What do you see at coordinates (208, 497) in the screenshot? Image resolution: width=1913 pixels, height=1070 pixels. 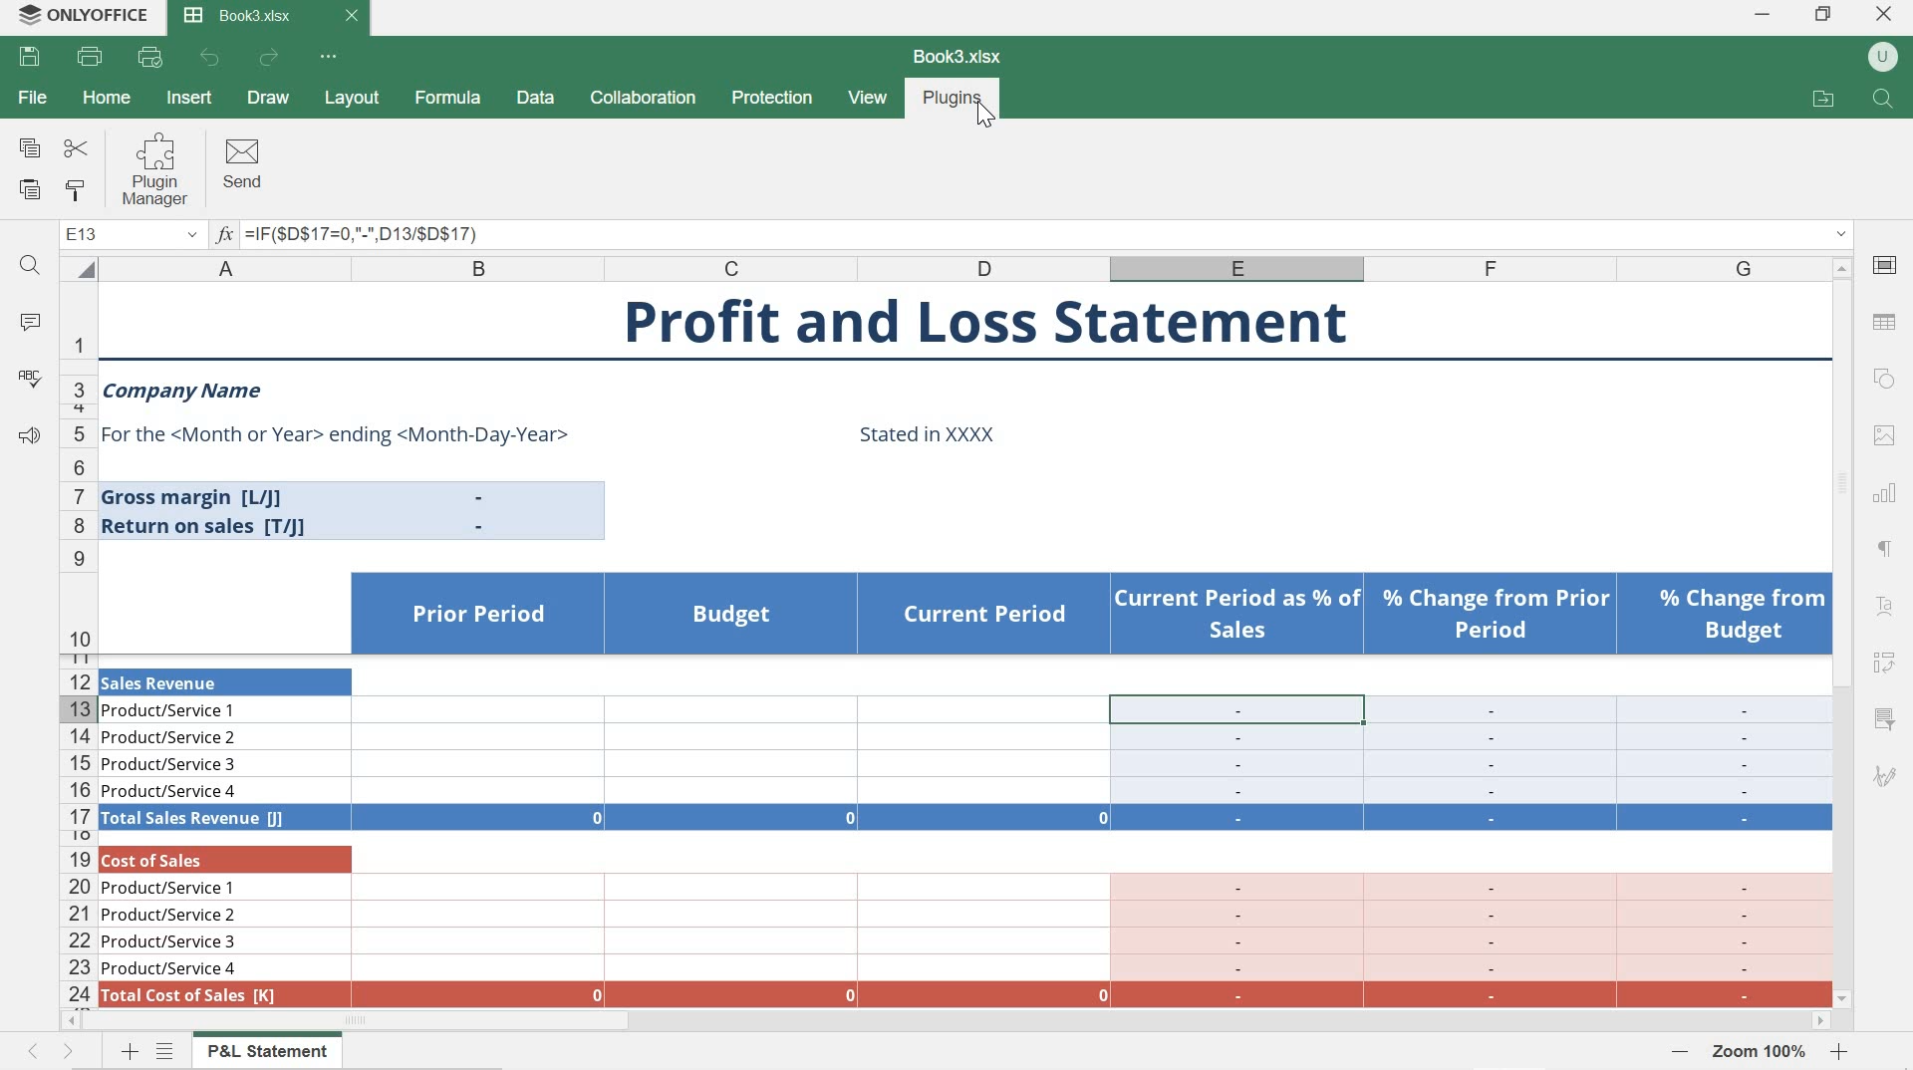 I see `Gross margin [L/)]` at bounding box center [208, 497].